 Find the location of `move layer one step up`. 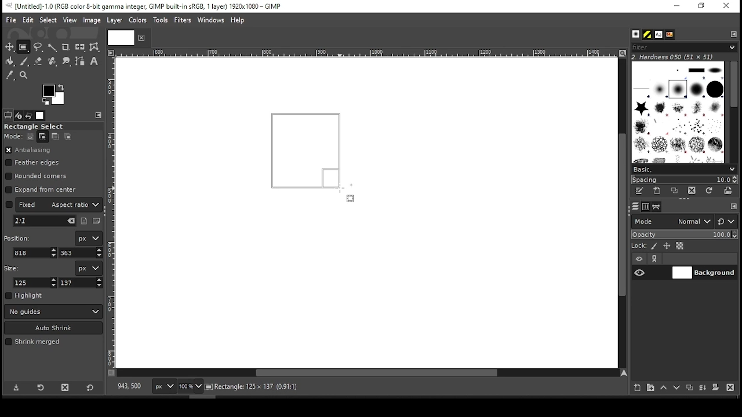

move layer one step up is located at coordinates (664, 389).